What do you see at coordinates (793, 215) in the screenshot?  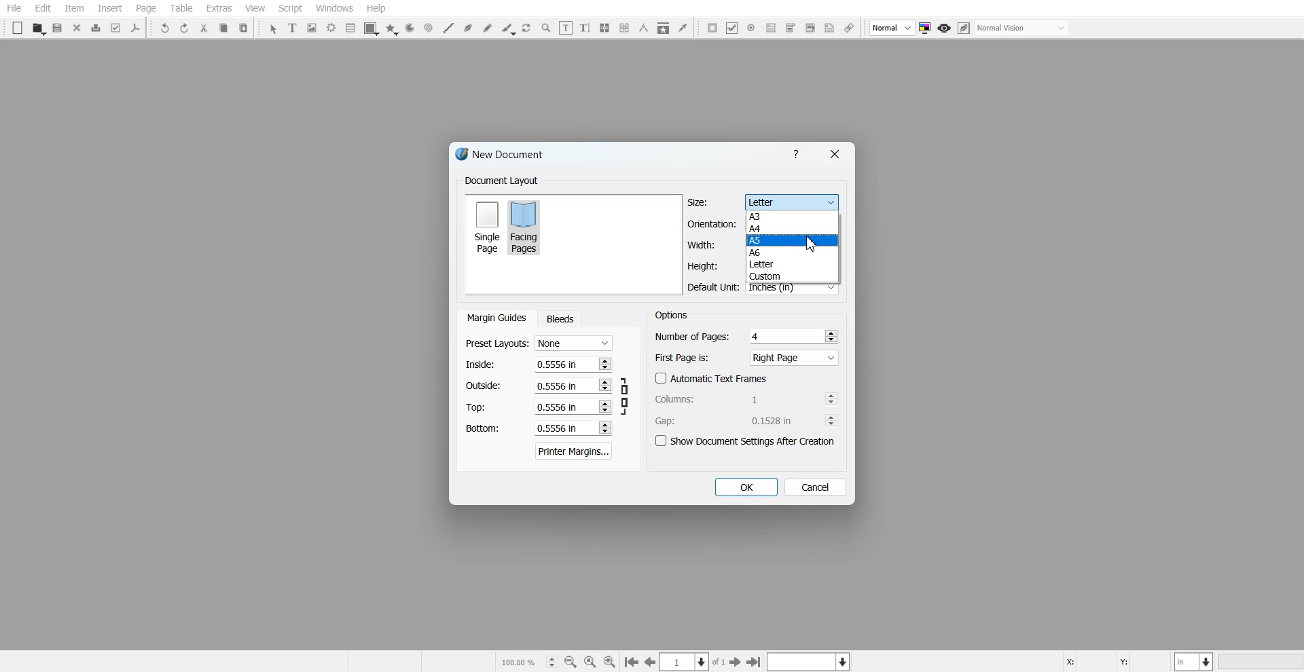 I see `A3` at bounding box center [793, 215].